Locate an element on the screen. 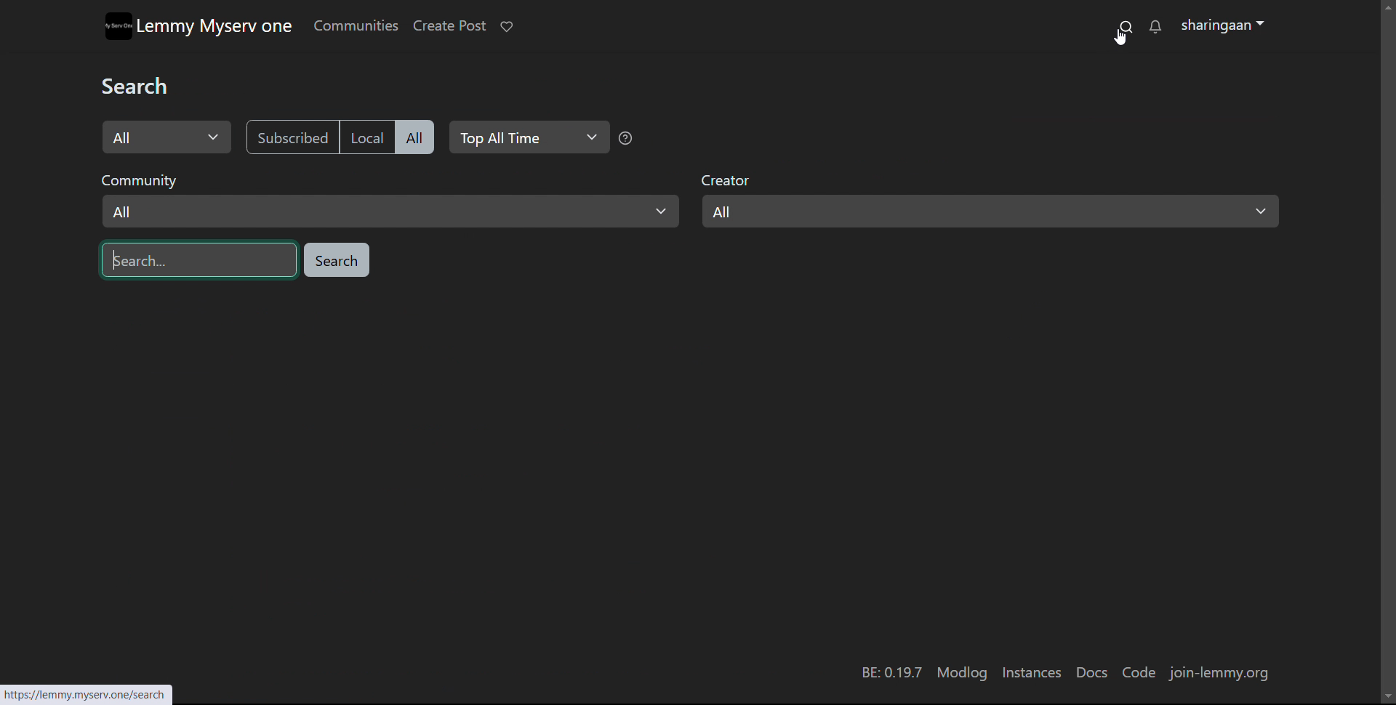  instances is located at coordinates (1032, 674).